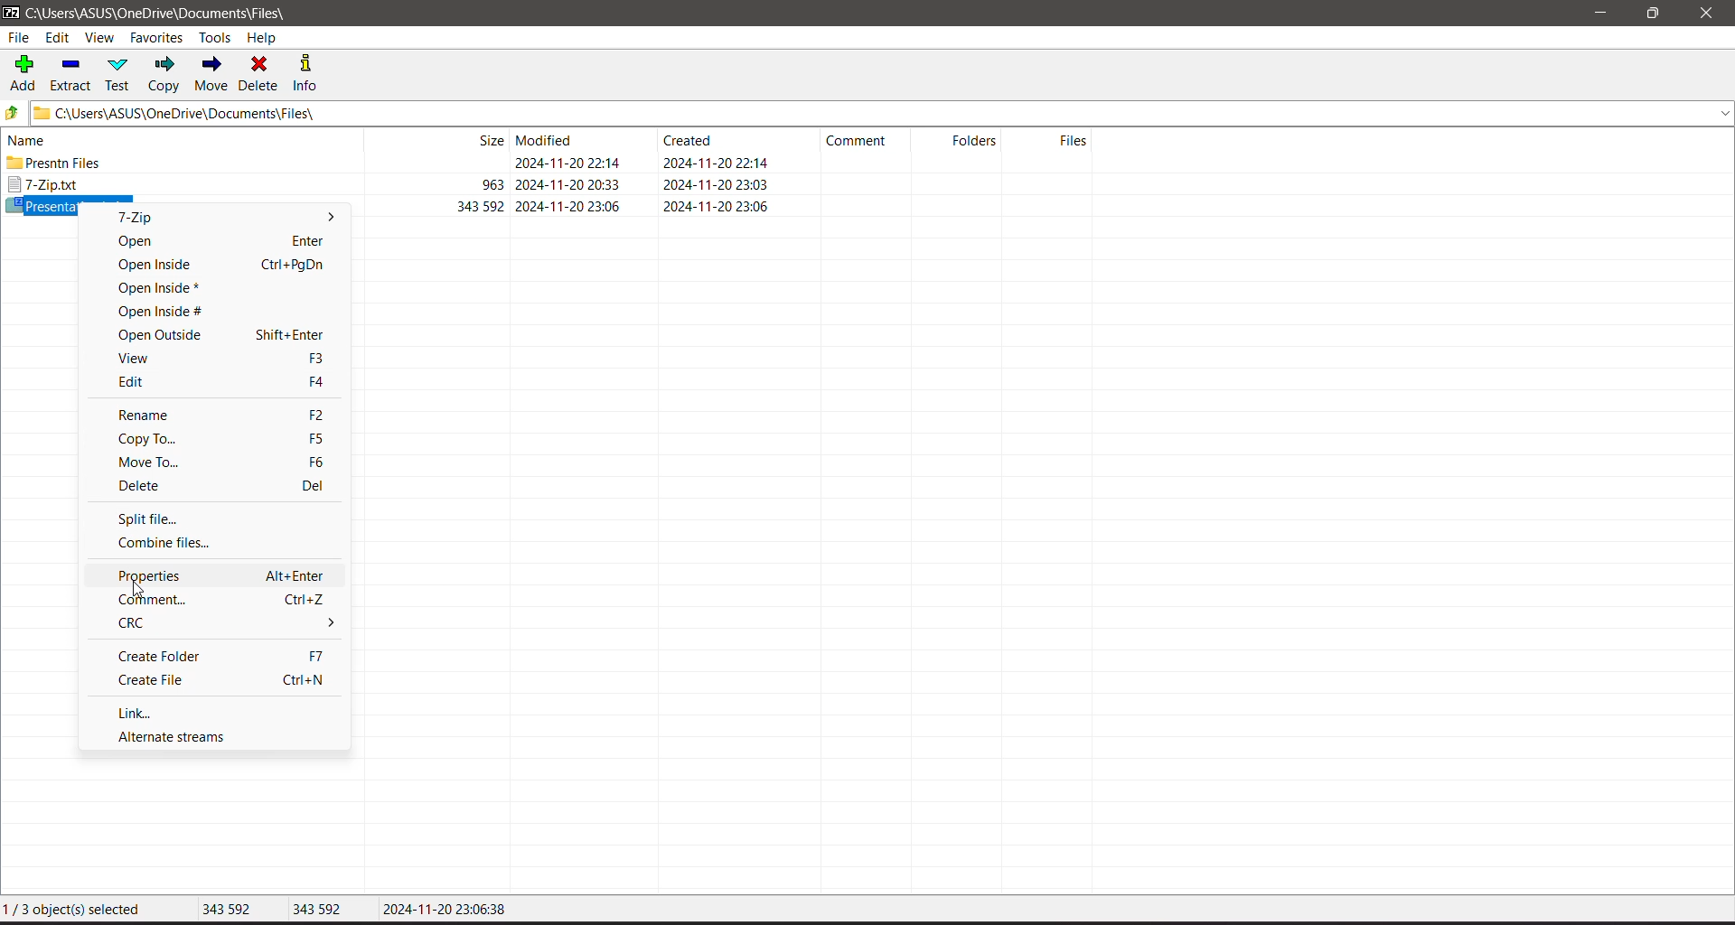  Describe the element at coordinates (555, 138) in the screenshot. I see `Current Folder View` at that location.